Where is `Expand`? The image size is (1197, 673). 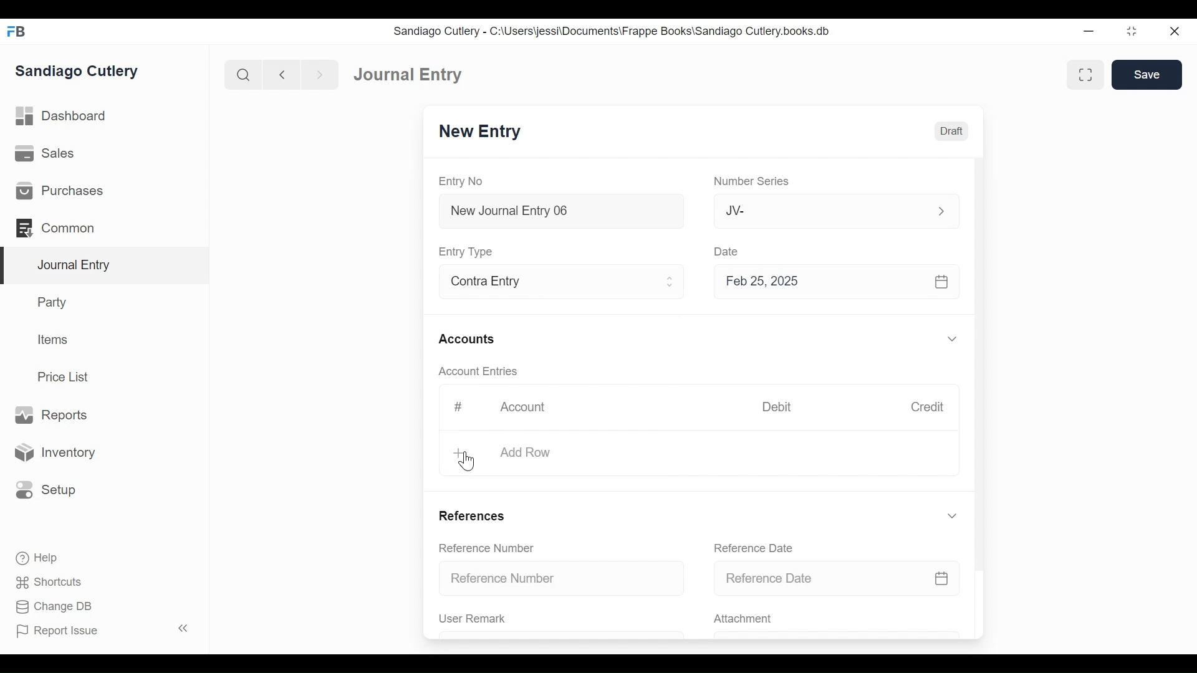
Expand is located at coordinates (941, 211).